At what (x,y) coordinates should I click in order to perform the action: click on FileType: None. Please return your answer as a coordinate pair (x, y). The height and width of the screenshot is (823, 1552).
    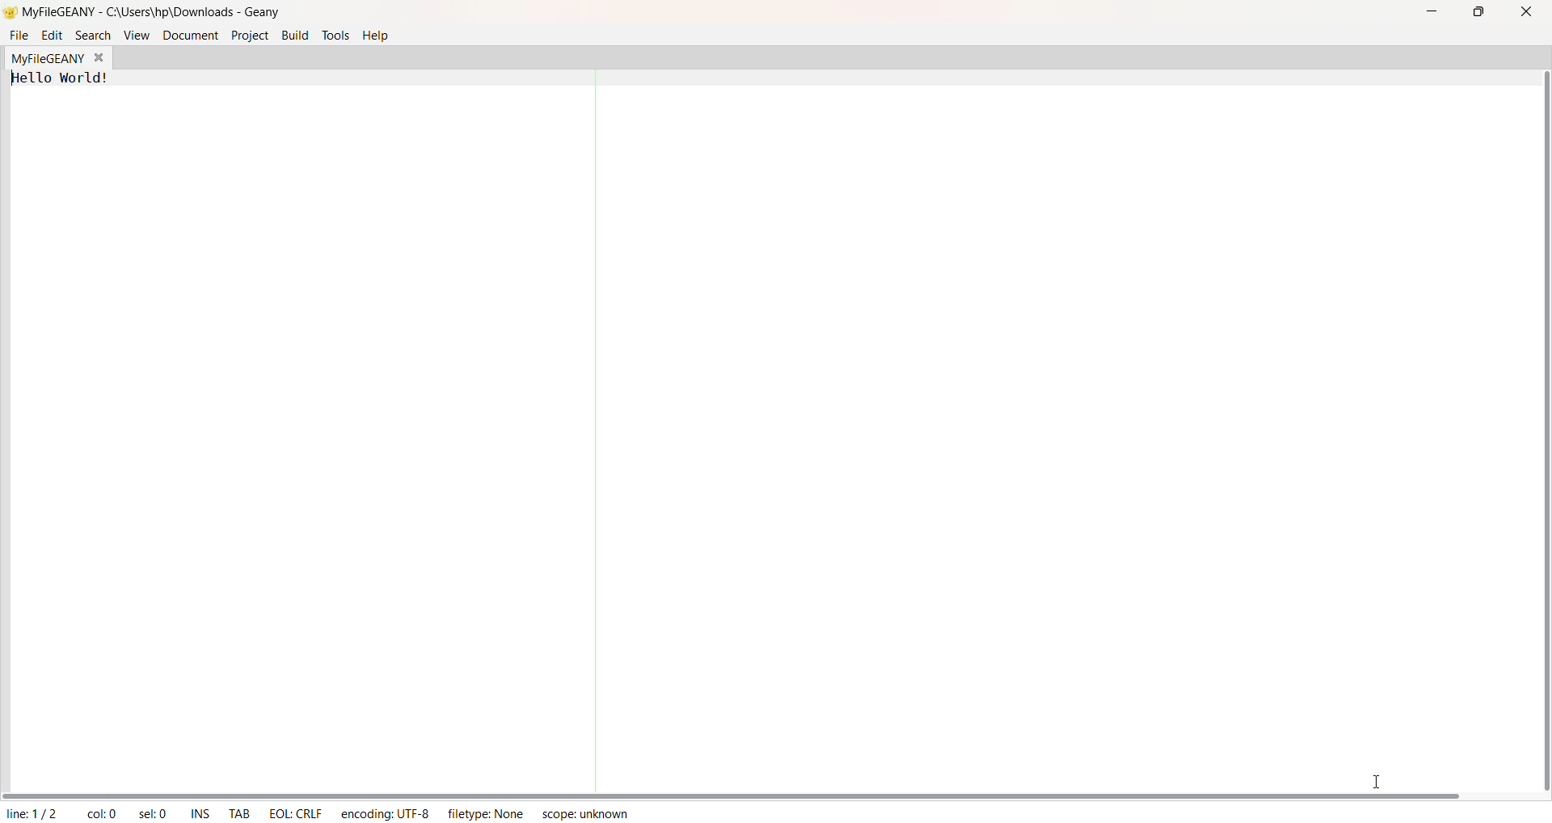
    Looking at the image, I should click on (486, 812).